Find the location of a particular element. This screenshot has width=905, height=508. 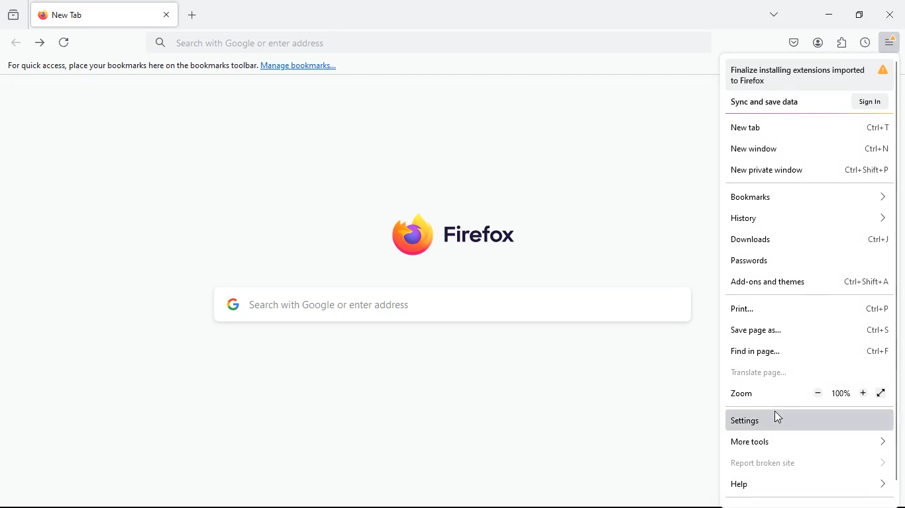

passwords is located at coordinates (810, 259).